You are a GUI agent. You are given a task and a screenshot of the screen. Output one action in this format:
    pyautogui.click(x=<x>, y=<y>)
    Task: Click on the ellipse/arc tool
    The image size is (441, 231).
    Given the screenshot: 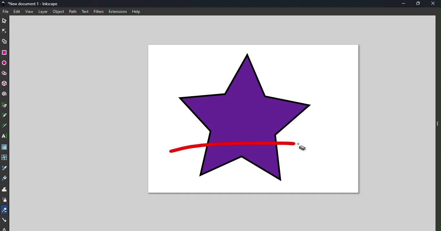 What is the action you would take?
    pyautogui.click(x=4, y=63)
    